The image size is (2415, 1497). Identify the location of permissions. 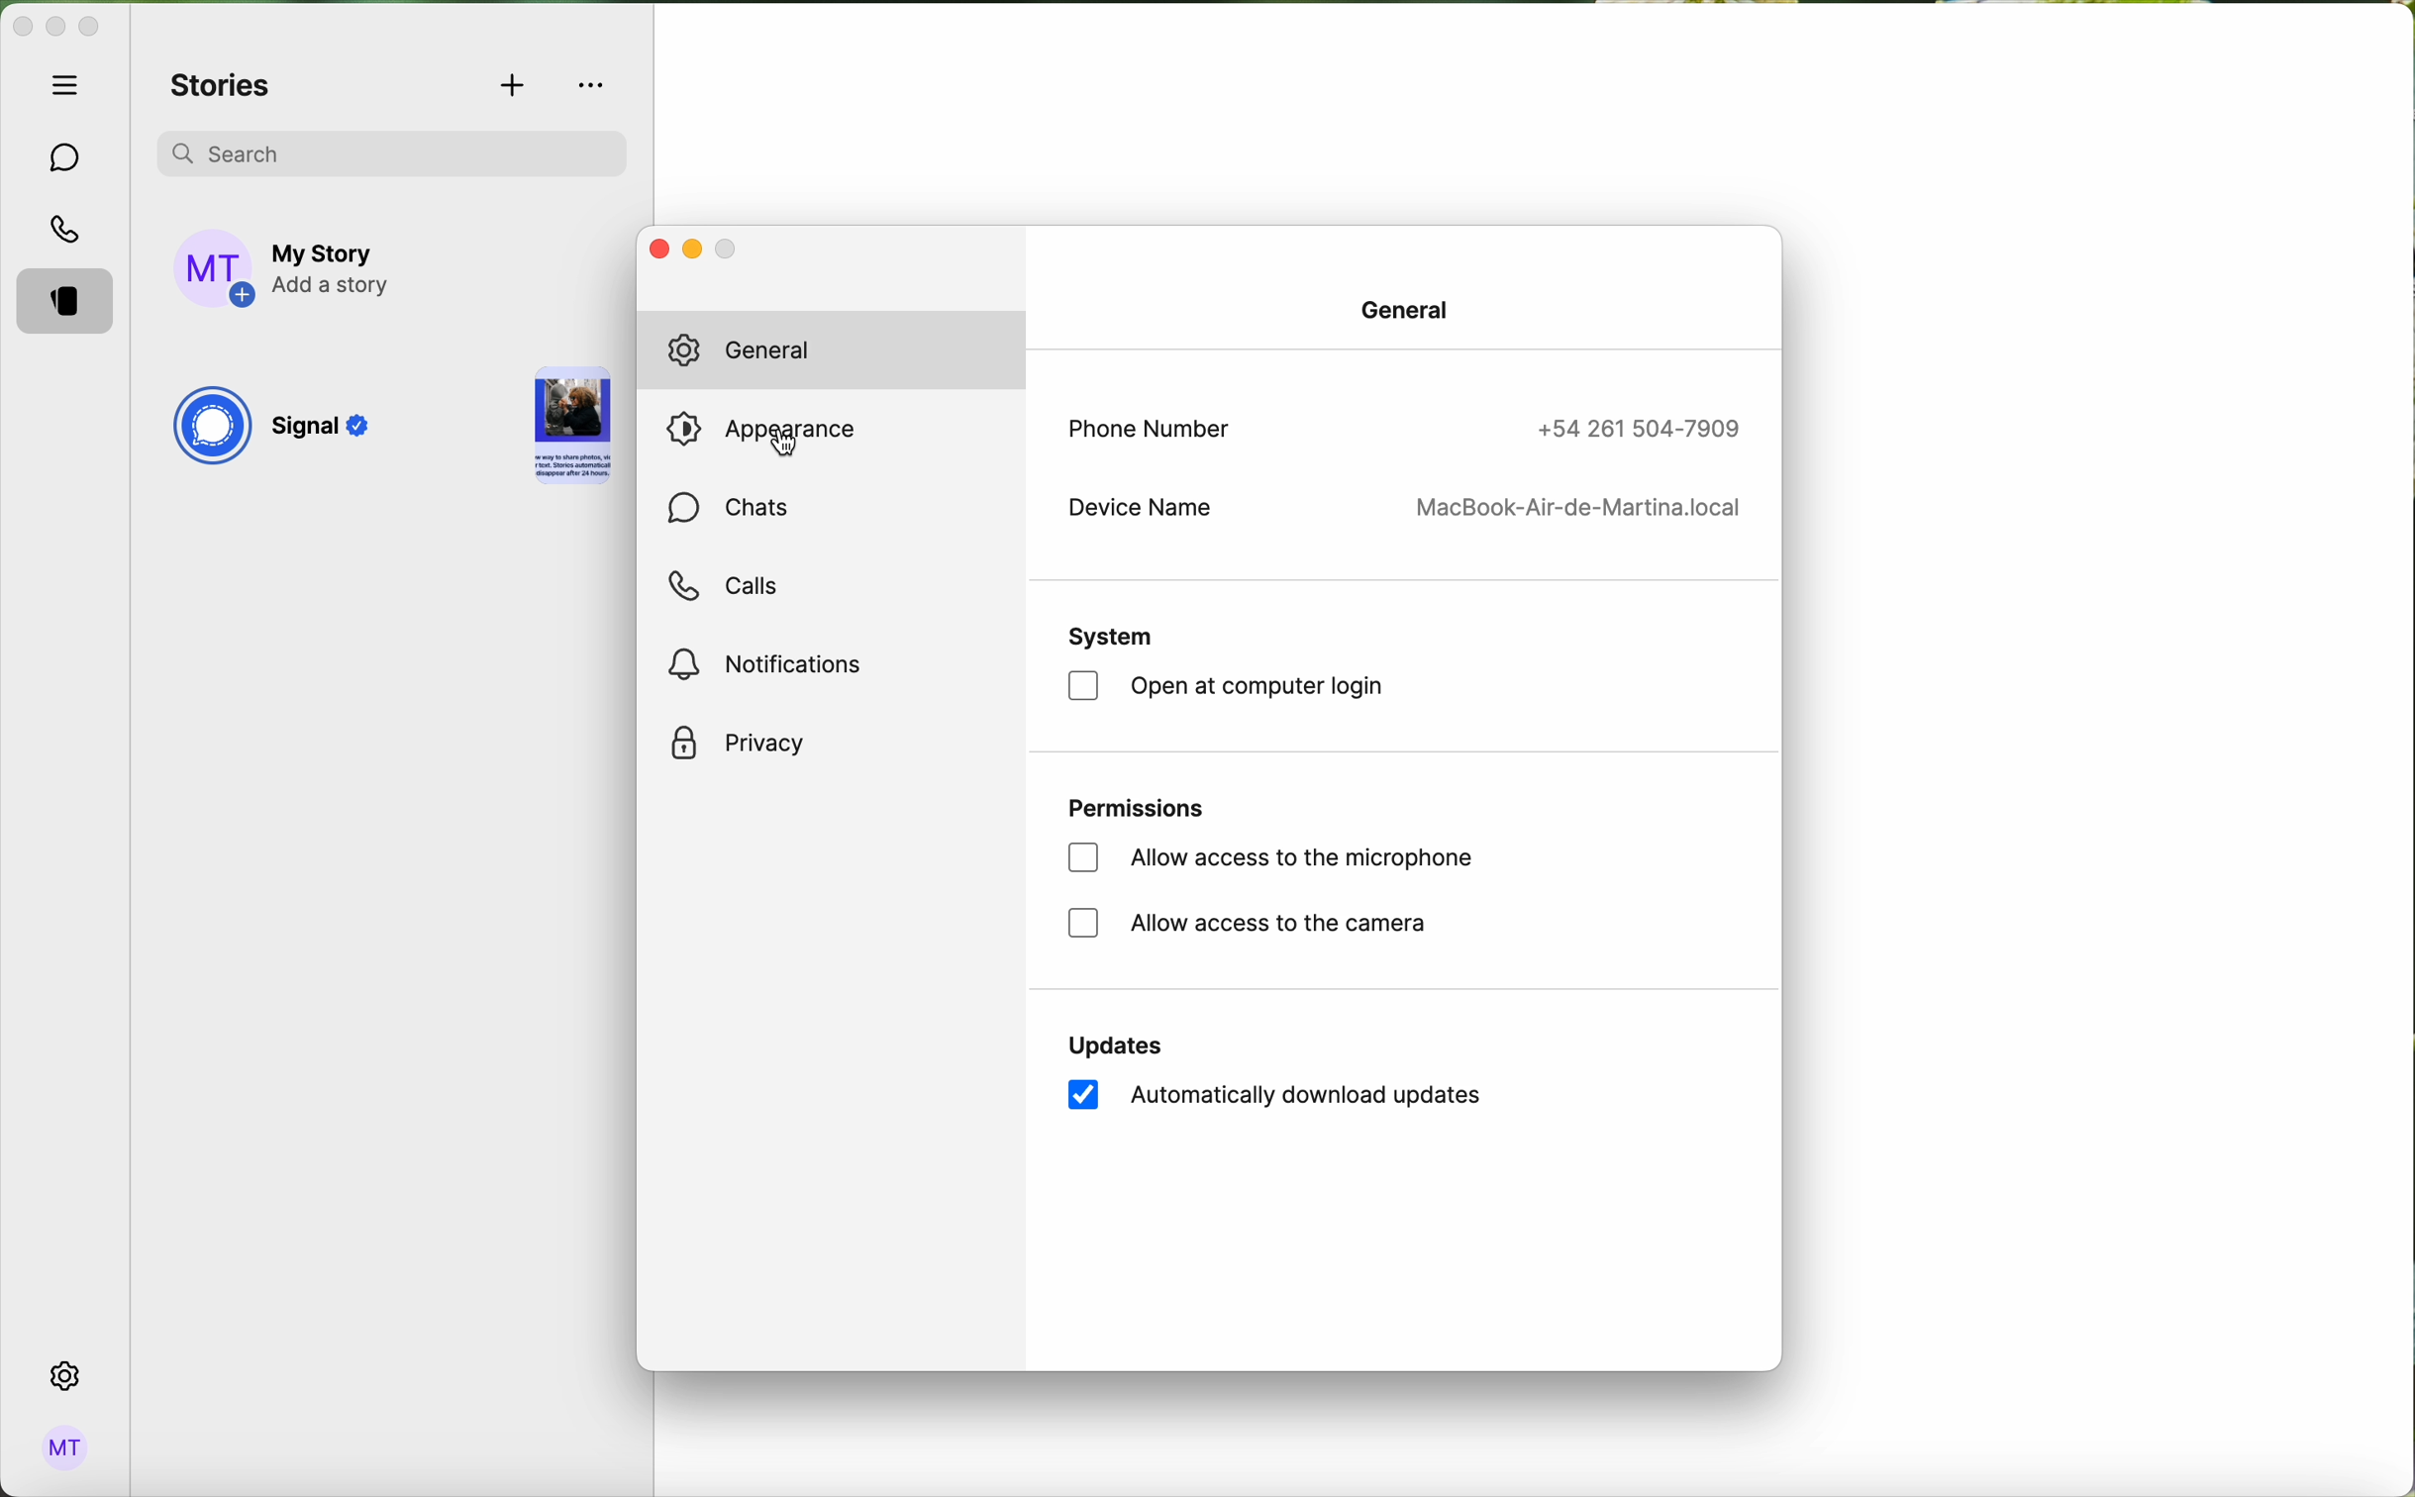
(1141, 807).